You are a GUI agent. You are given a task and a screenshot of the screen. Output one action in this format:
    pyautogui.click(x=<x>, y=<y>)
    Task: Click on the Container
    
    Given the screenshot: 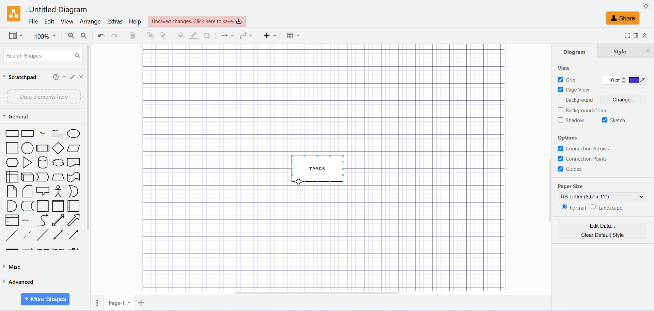 What is the action you would take?
    pyautogui.click(x=43, y=206)
    